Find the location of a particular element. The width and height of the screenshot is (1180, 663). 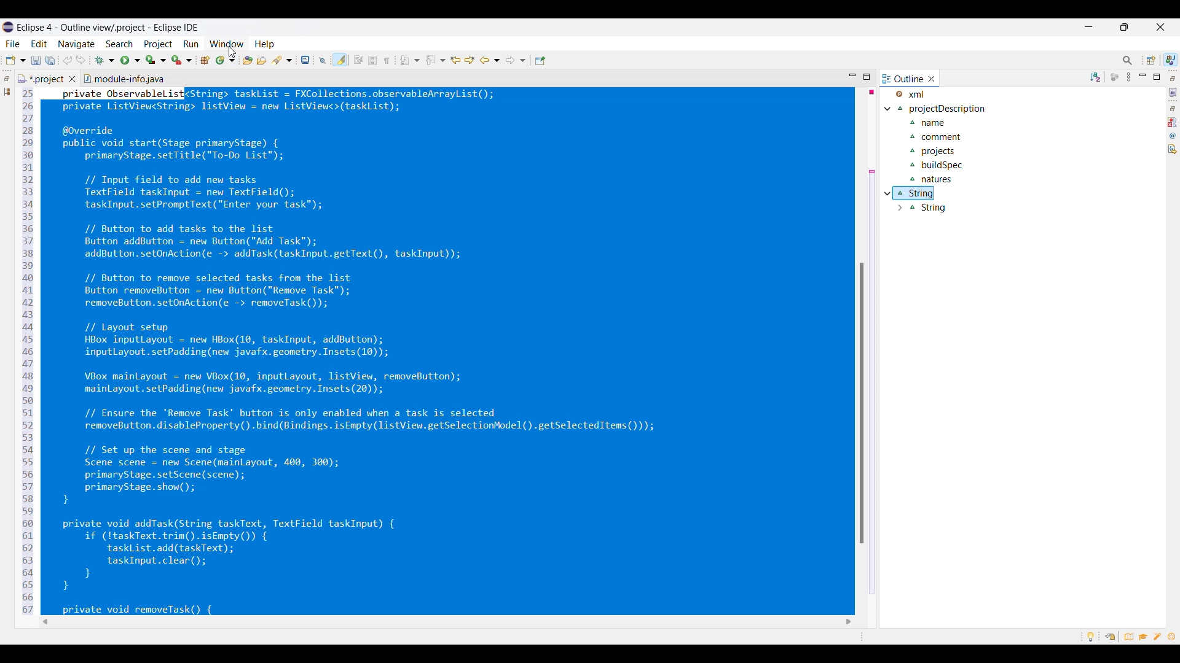

Access commands and other items is located at coordinates (1128, 60).